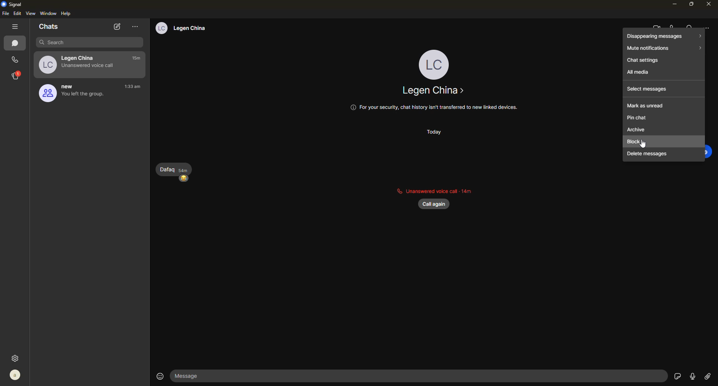 The image size is (718, 386). What do you see at coordinates (15, 27) in the screenshot?
I see `hide tabs` at bounding box center [15, 27].